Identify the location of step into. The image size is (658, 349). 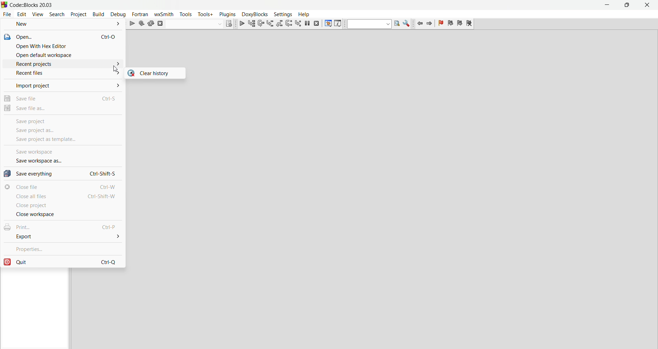
(271, 24).